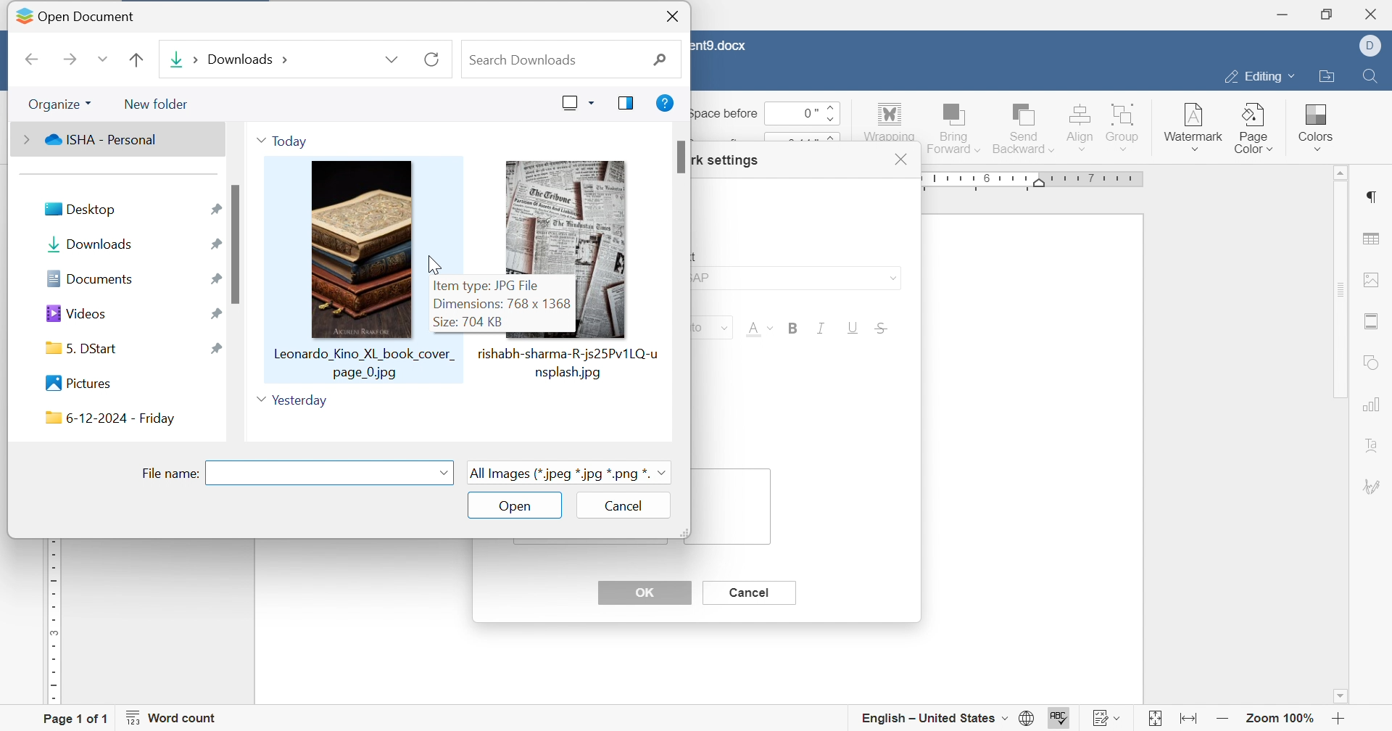  I want to click on find, so click(1369, 74).